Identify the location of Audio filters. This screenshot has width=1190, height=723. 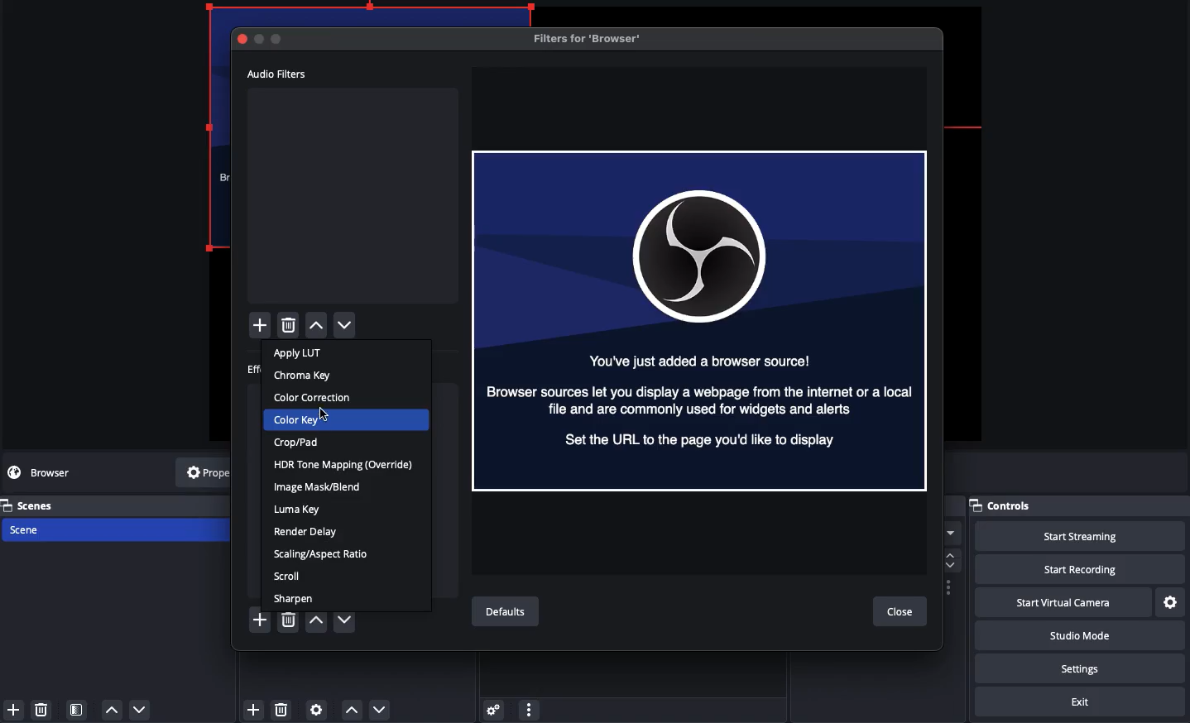
(278, 74).